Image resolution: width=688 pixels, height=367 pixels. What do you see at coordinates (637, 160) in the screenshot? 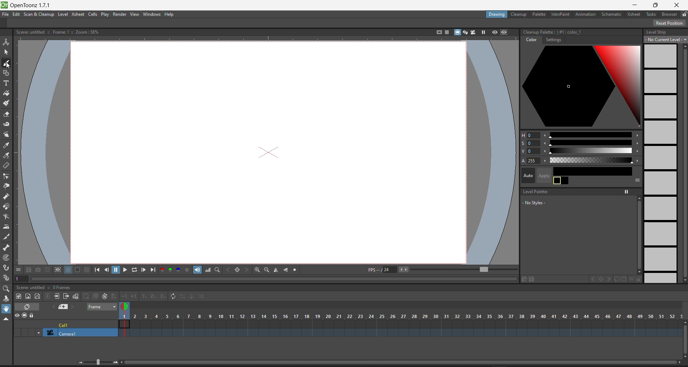
I see `move right` at bounding box center [637, 160].